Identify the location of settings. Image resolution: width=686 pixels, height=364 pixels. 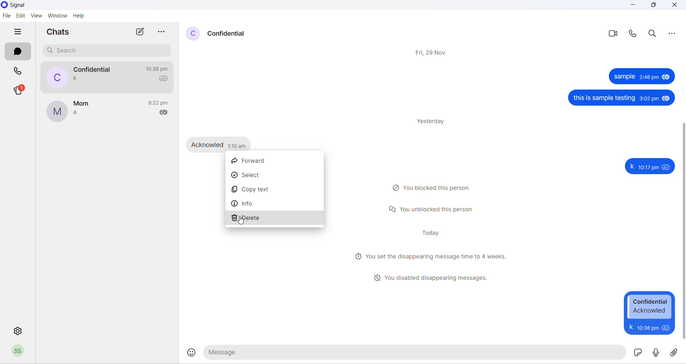
(19, 330).